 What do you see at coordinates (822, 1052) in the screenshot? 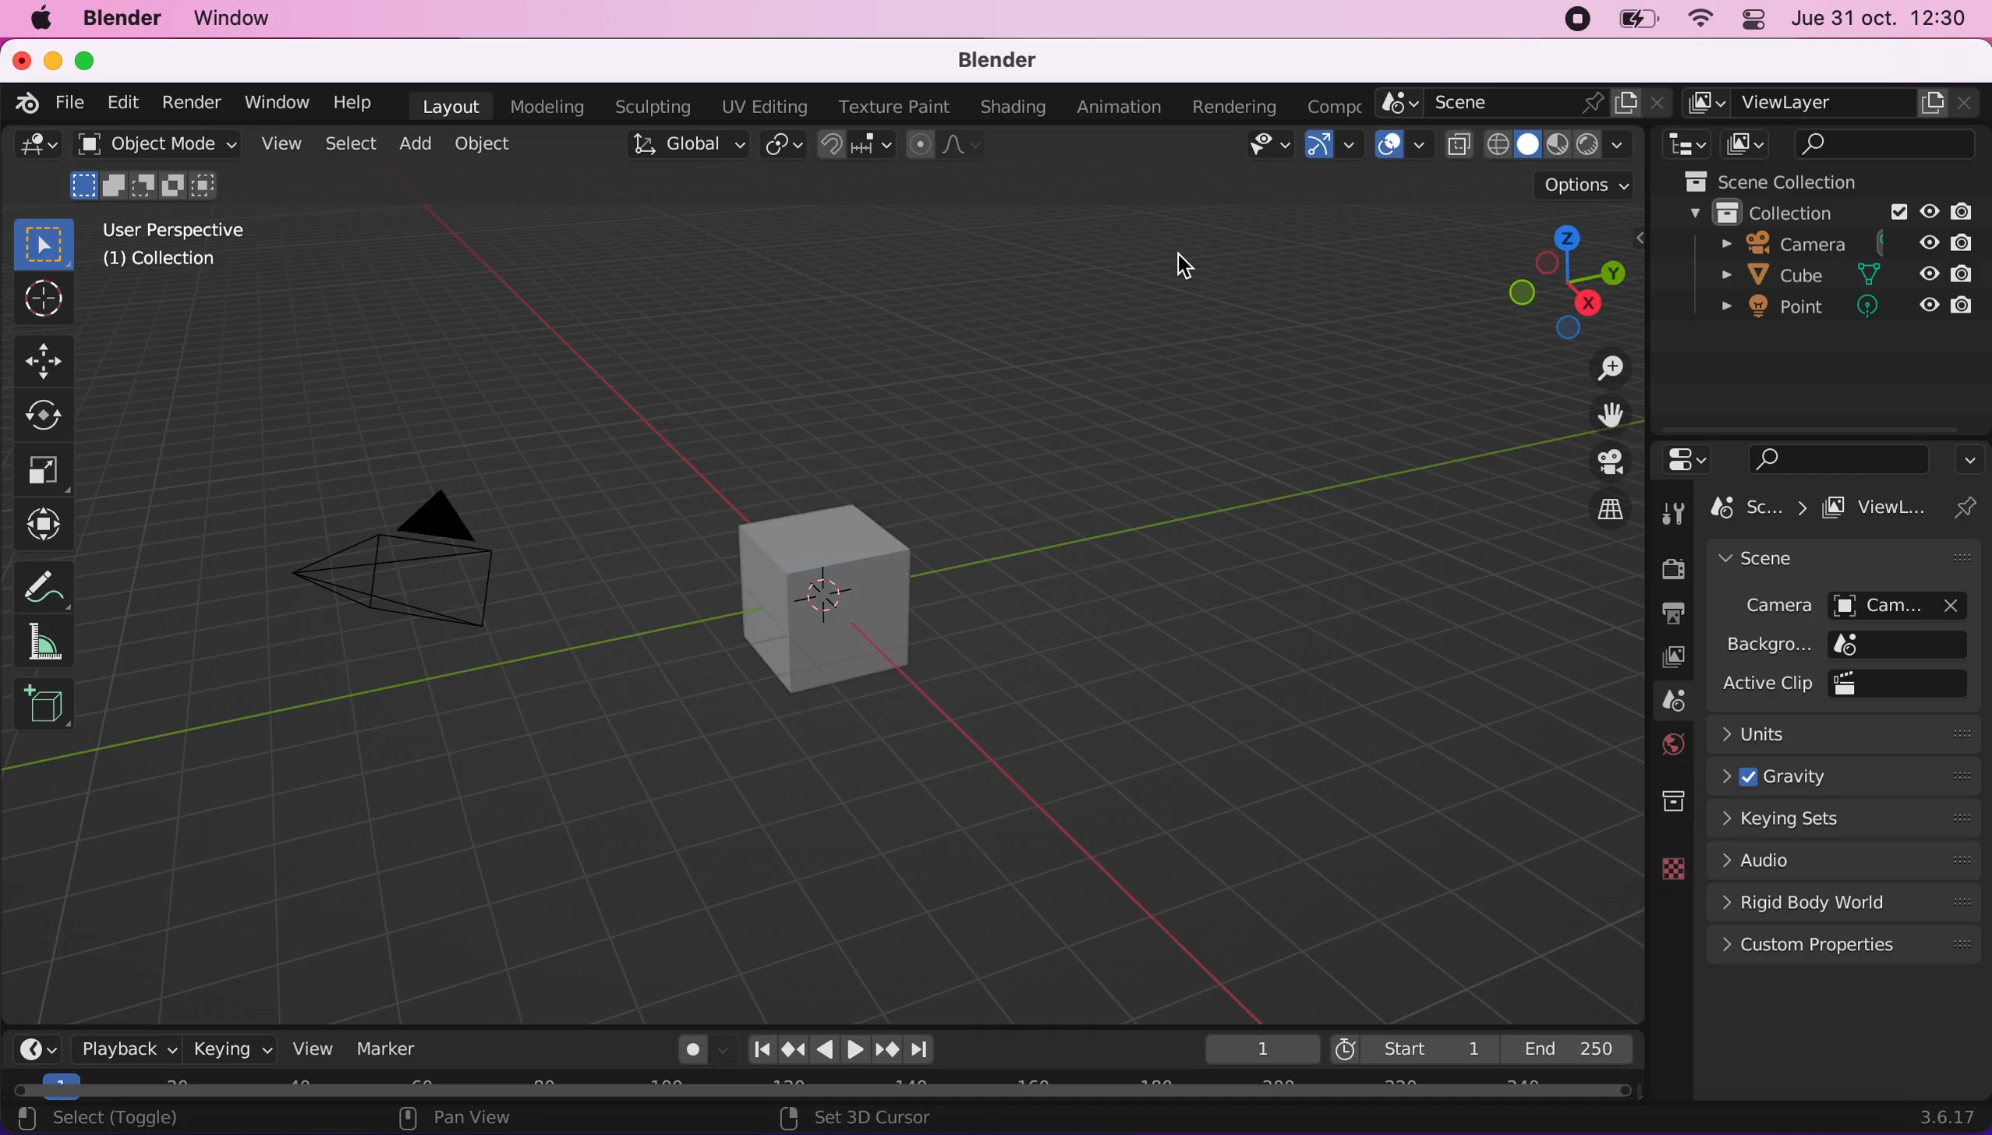
I see `Play animation` at bounding box center [822, 1052].